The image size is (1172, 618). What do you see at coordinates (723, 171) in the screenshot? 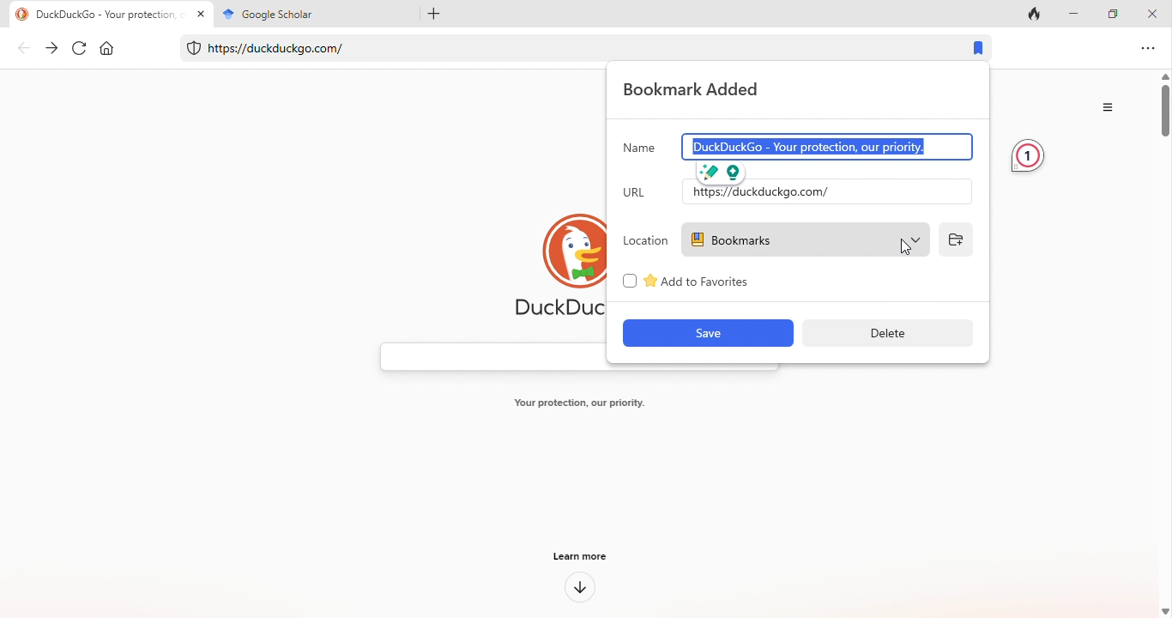
I see `grammarly` at bounding box center [723, 171].